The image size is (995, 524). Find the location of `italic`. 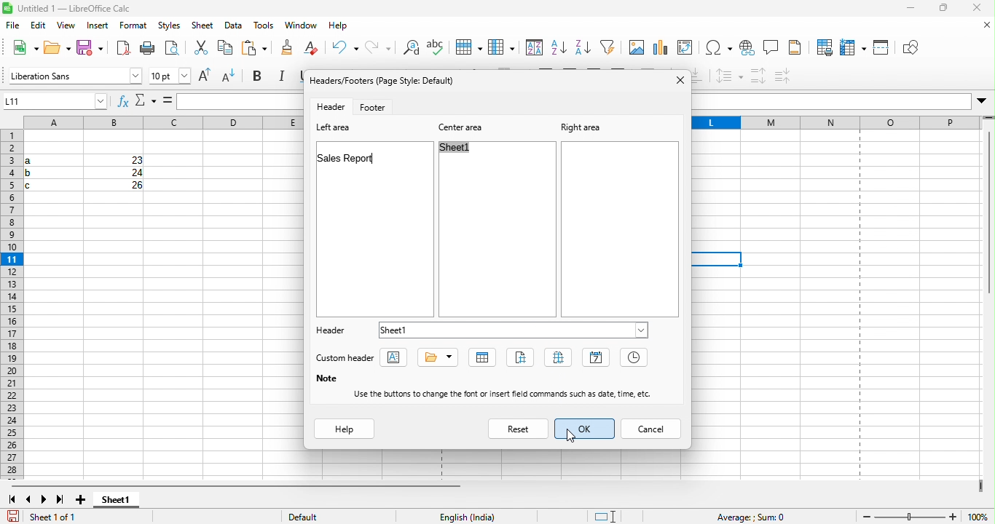

italic is located at coordinates (285, 77).